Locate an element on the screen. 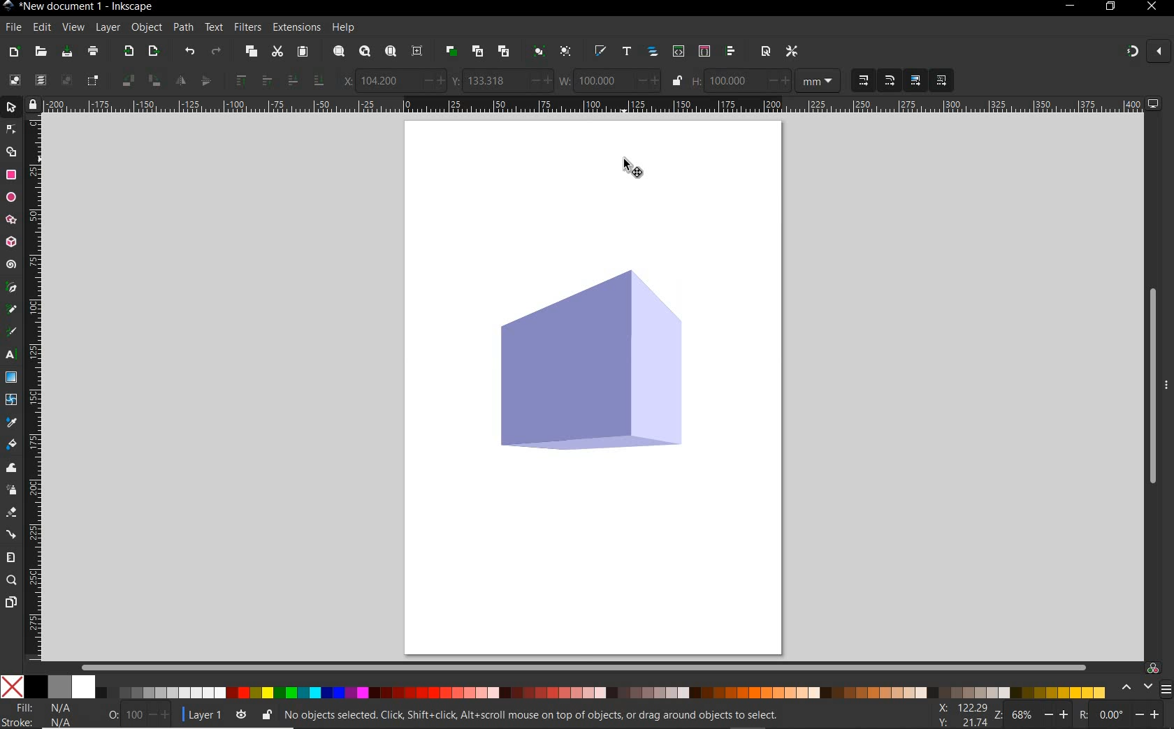 This screenshot has width=1174, height=729. increase/decrease is located at coordinates (433, 80).